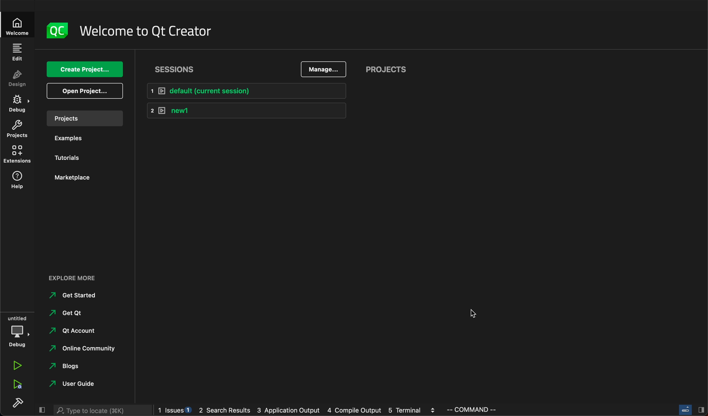  I want to click on debug, so click(19, 330).